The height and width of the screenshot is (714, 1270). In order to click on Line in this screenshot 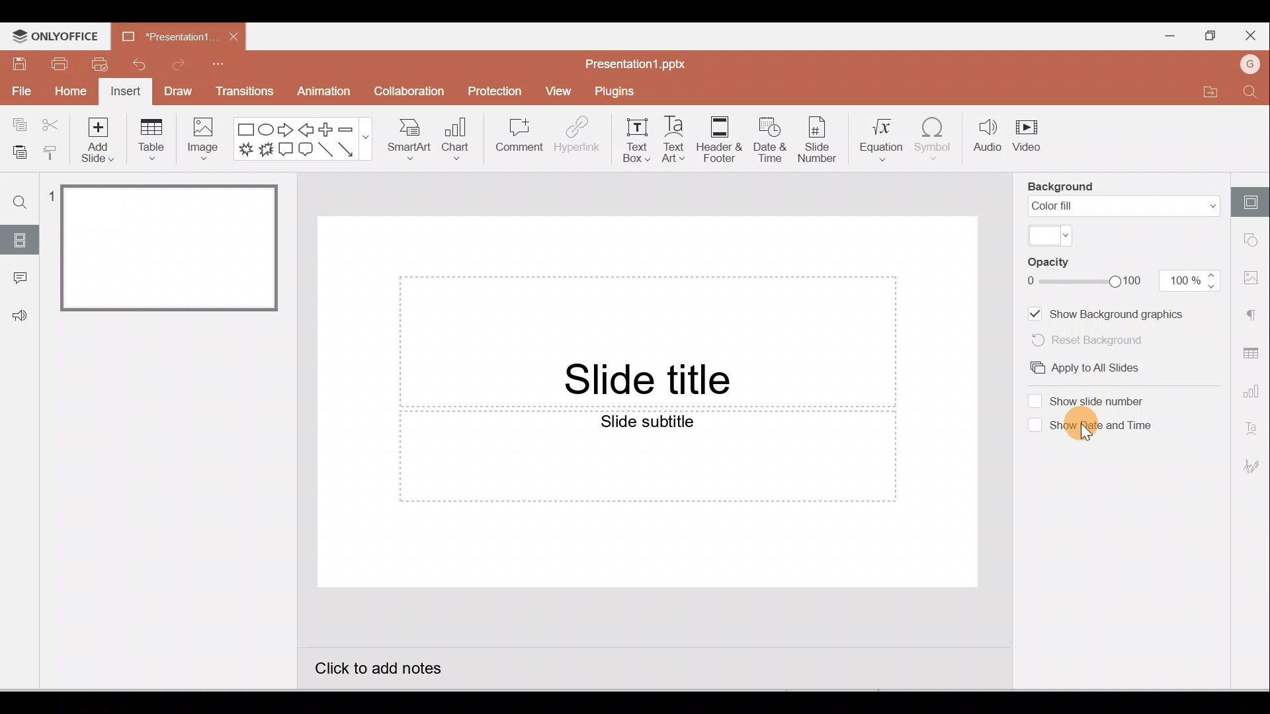, I will do `click(325, 149)`.